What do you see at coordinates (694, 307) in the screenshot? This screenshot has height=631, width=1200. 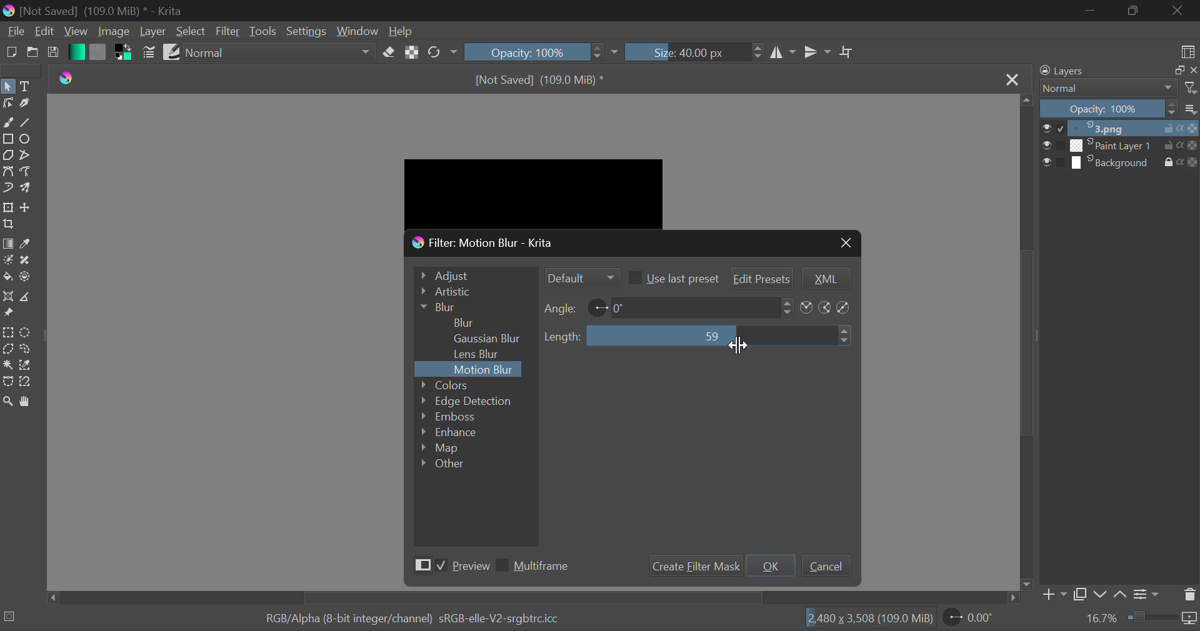 I see `0 degree` at bounding box center [694, 307].